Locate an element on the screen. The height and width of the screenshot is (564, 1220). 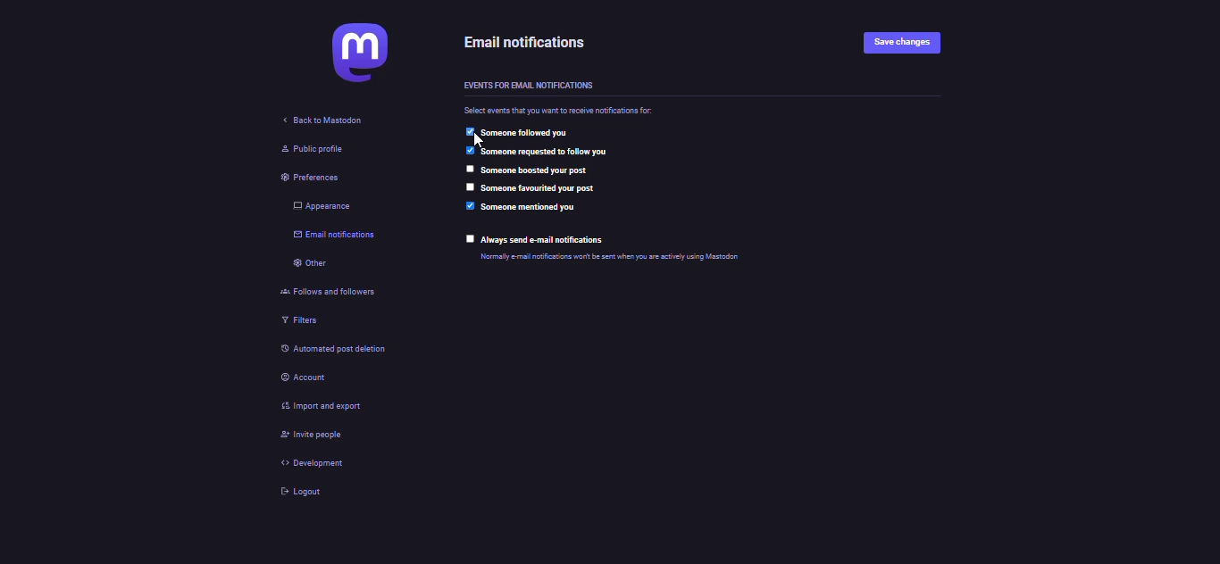
back to mastodon is located at coordinates (315, 122).